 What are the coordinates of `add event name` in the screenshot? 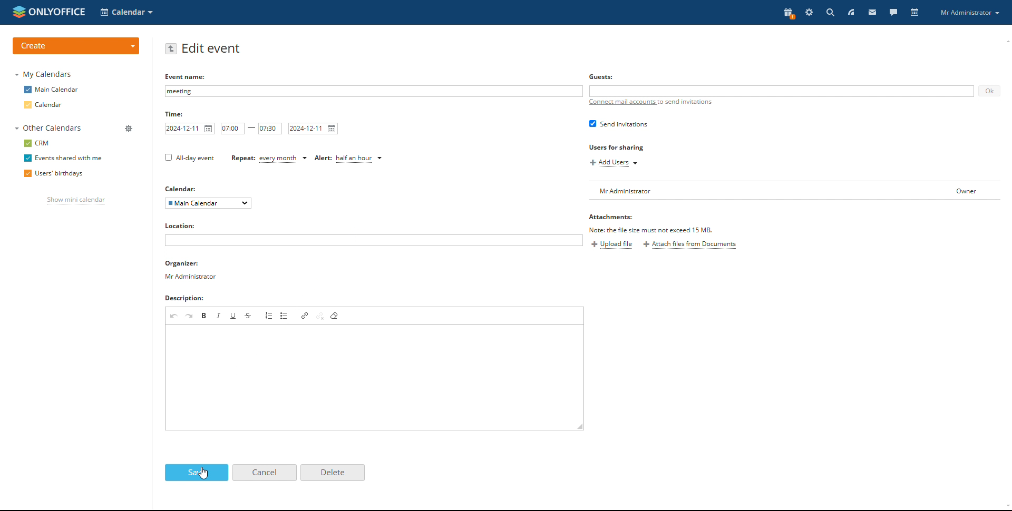 It's located at (374, 92).